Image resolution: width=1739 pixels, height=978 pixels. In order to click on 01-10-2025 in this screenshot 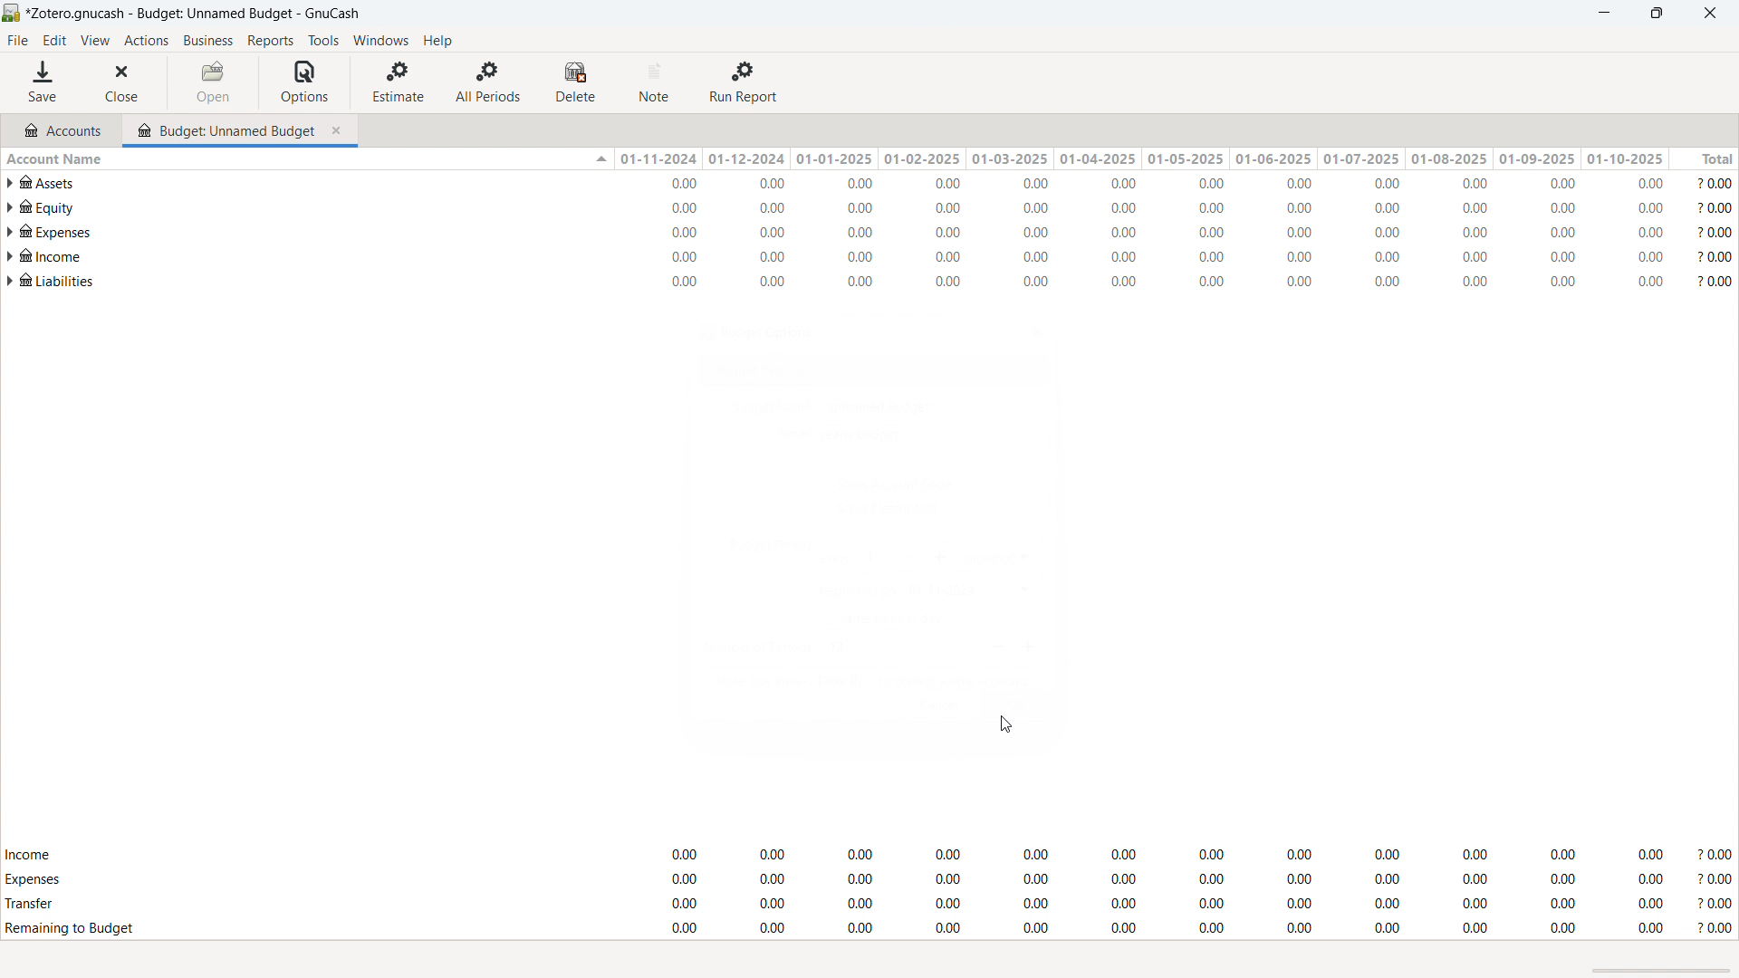, I will do `click(1625, 158)`.